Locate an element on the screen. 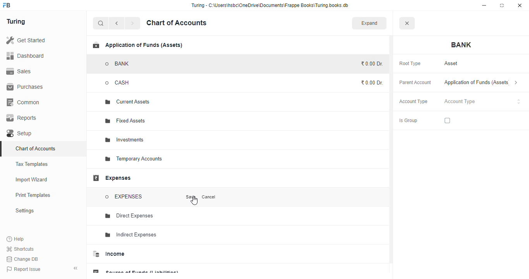 This screenshot has height=279, width=529. close is located at coordinates (520, 5).